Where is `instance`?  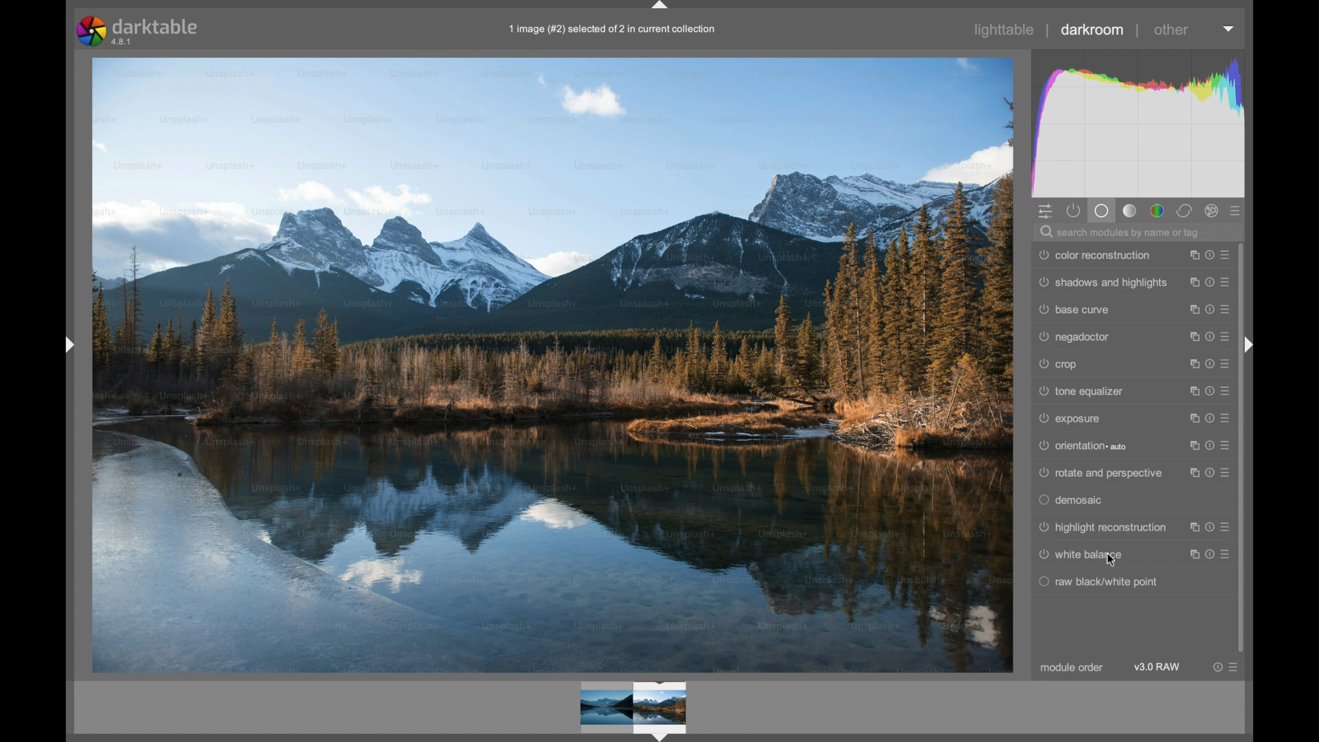 instance is located at coordinates (1191, 419).